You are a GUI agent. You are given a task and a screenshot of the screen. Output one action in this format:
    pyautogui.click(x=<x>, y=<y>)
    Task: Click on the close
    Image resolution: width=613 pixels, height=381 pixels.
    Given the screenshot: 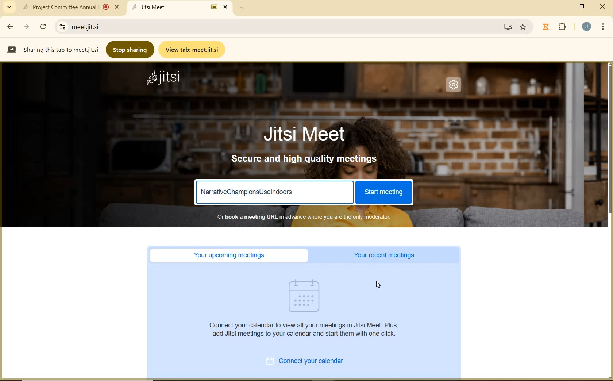 What is the action you would take?
    pyautogui.click(x=604, y=6)
    